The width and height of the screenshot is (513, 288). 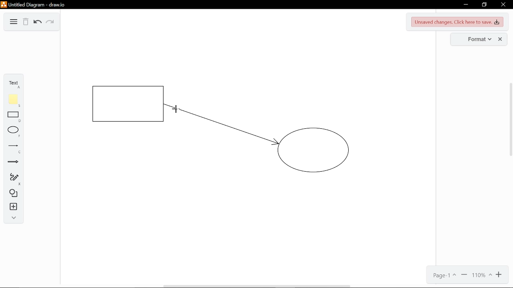 I want to click on Page 1(Current page), so click(x=445, y=276).